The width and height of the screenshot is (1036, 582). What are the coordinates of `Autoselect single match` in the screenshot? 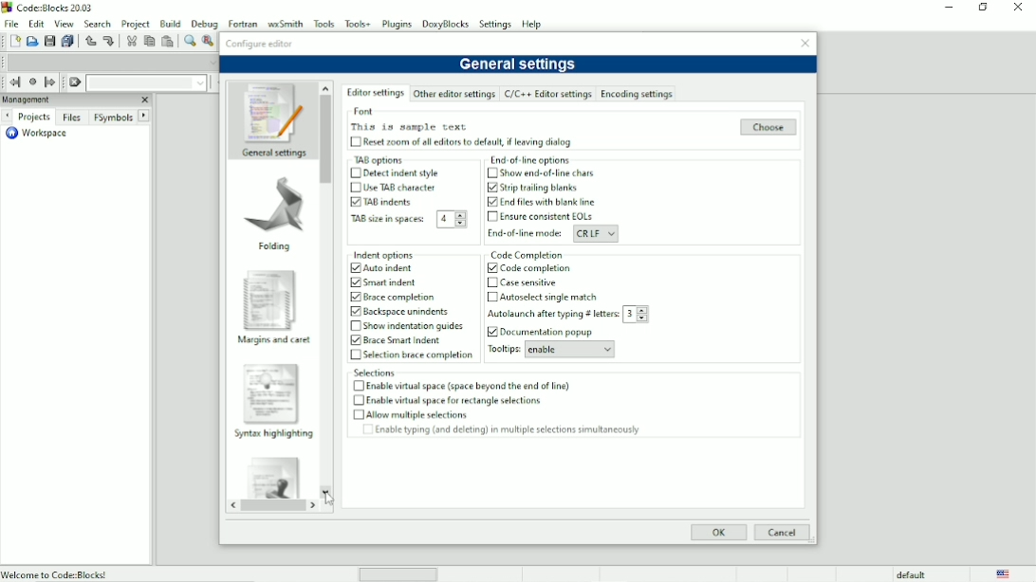 It's located at (548, 298).